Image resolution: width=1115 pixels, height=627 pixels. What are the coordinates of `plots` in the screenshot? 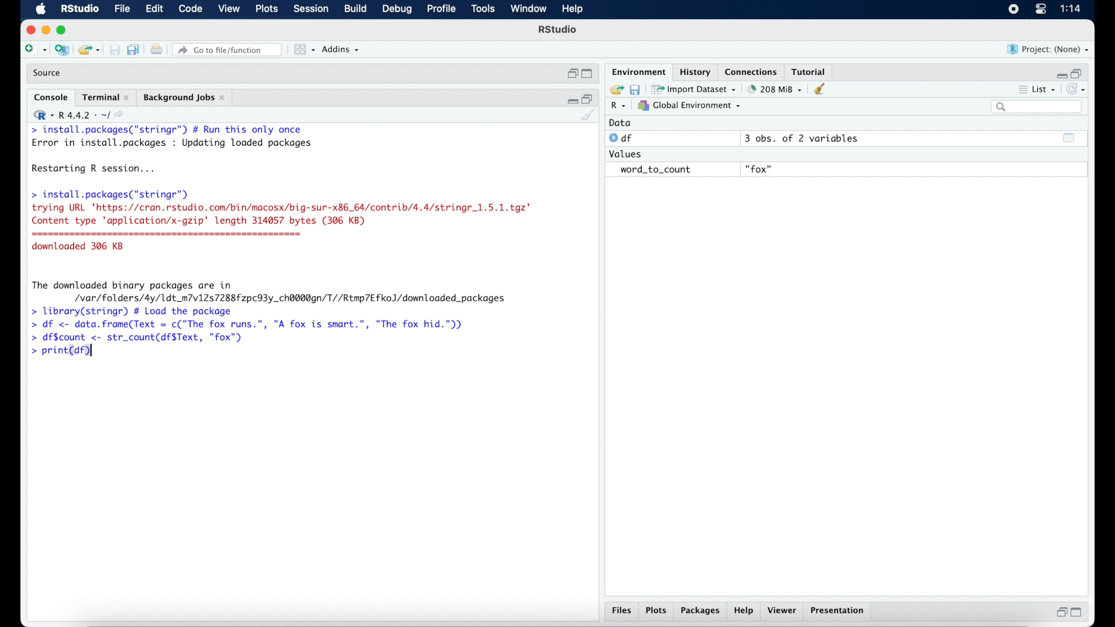 It's located at (268, 9).